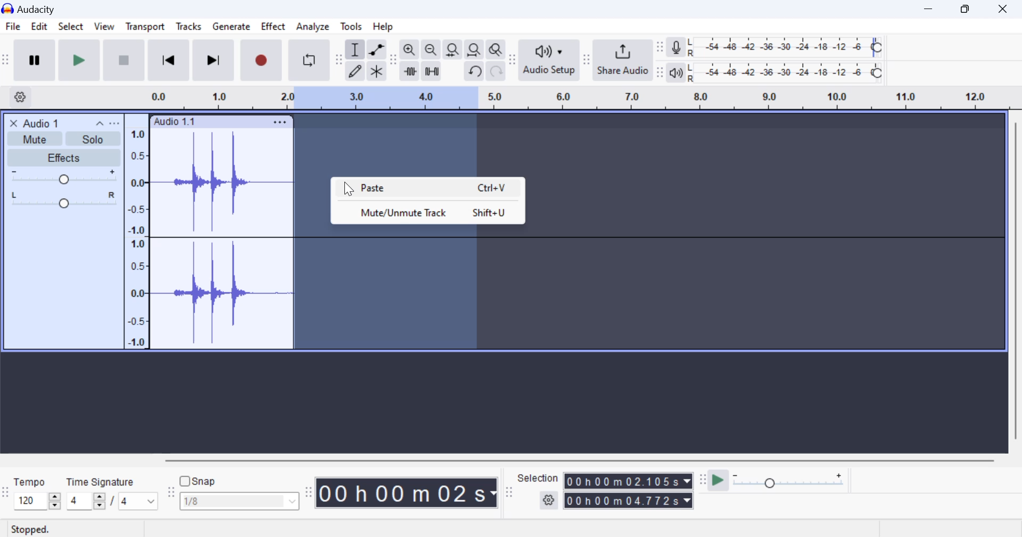  I want to click on Select, so click(70, 29).